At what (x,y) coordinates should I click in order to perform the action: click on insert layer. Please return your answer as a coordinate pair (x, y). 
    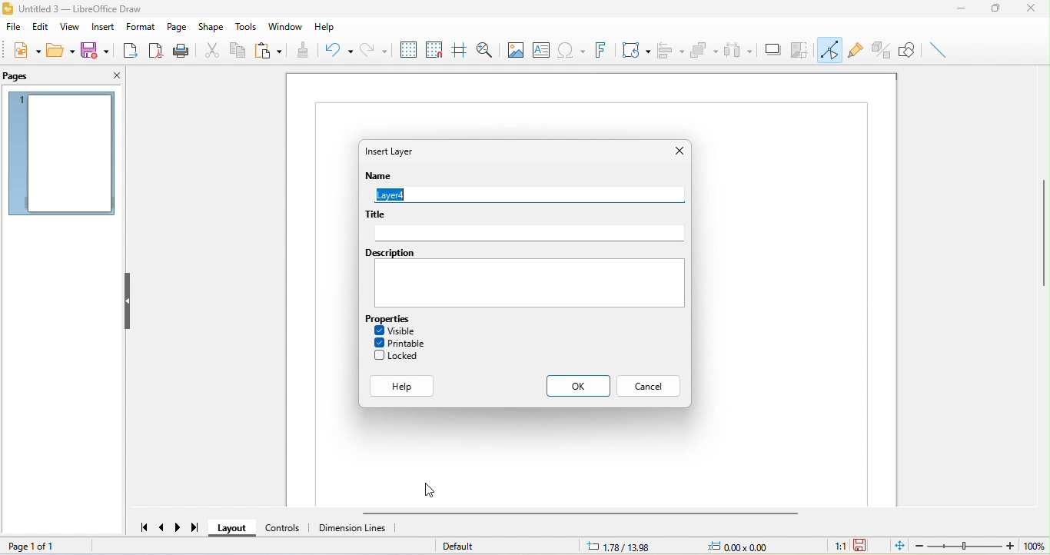
    Looking at the image, I should click on (400, 152).